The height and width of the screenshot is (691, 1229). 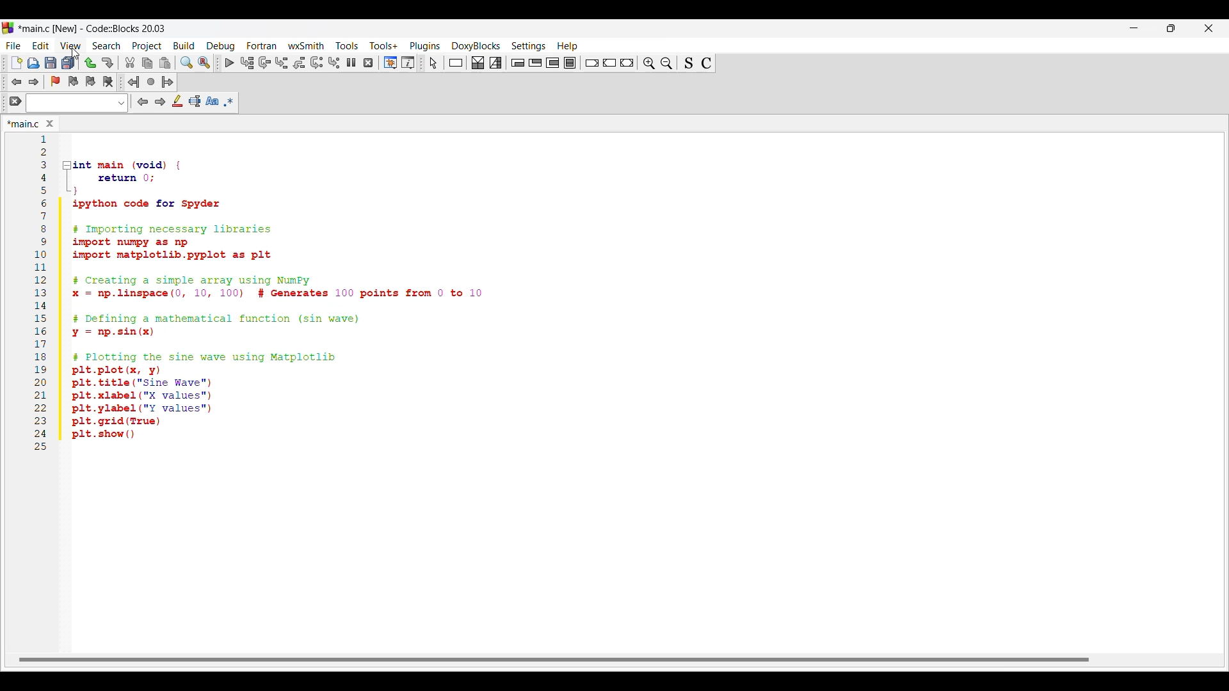 I want to click on Fortran menu, so click(x=262, y=45).